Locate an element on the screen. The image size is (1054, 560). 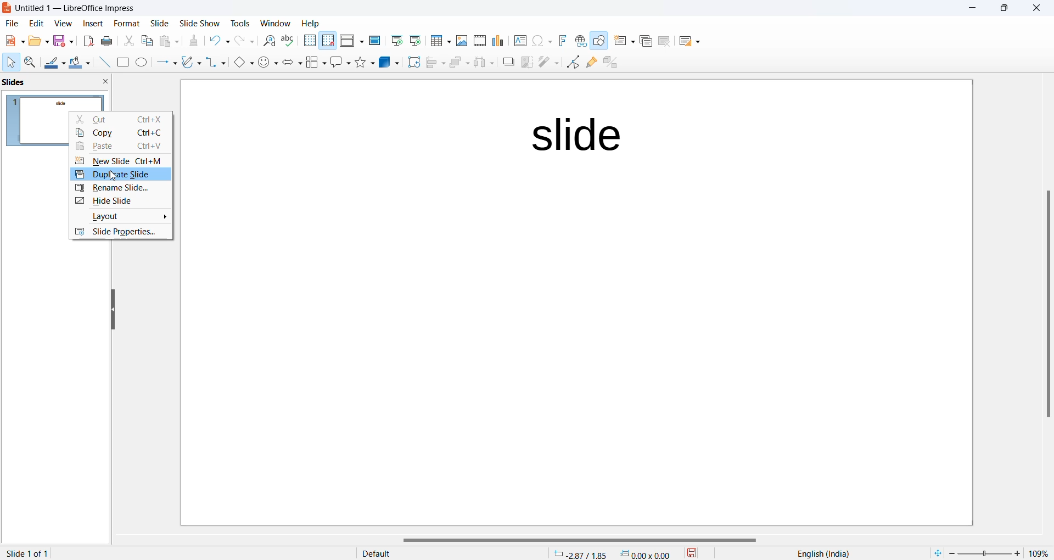
Help is located at coordinates (317, 23).